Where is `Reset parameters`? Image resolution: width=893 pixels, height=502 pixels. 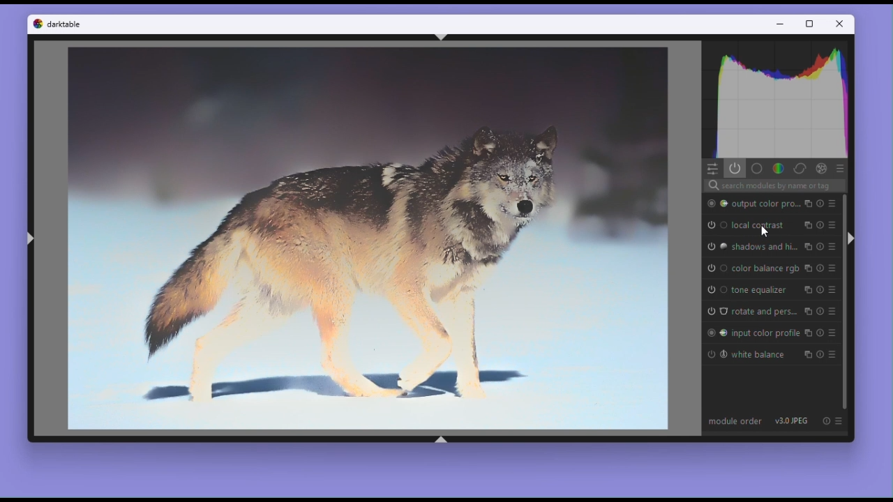
Reset parameters is located at coordinates (822, 268).